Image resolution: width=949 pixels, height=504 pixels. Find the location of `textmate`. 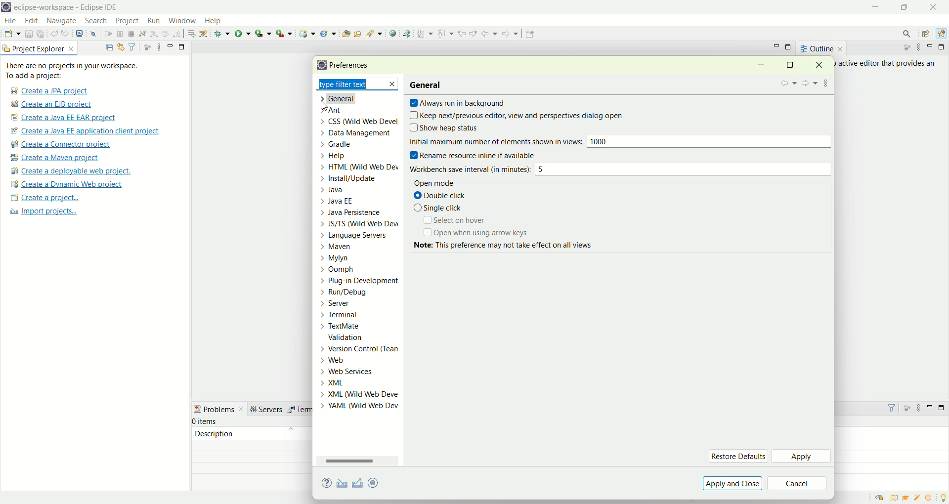

textmate is located at coordinates (361, 327).